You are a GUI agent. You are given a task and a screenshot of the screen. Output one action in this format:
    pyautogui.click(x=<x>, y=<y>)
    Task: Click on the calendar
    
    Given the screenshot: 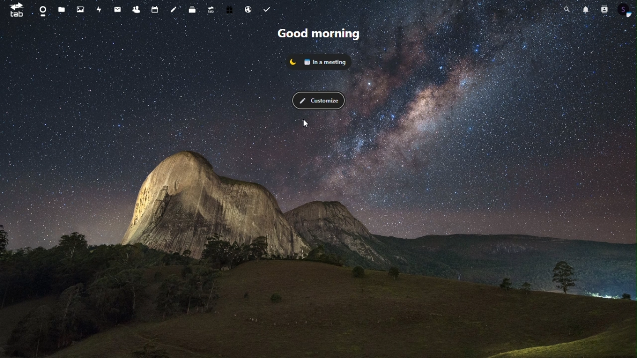 What is the action you would take?
    pyautogui.click(x=154, y=10)
    